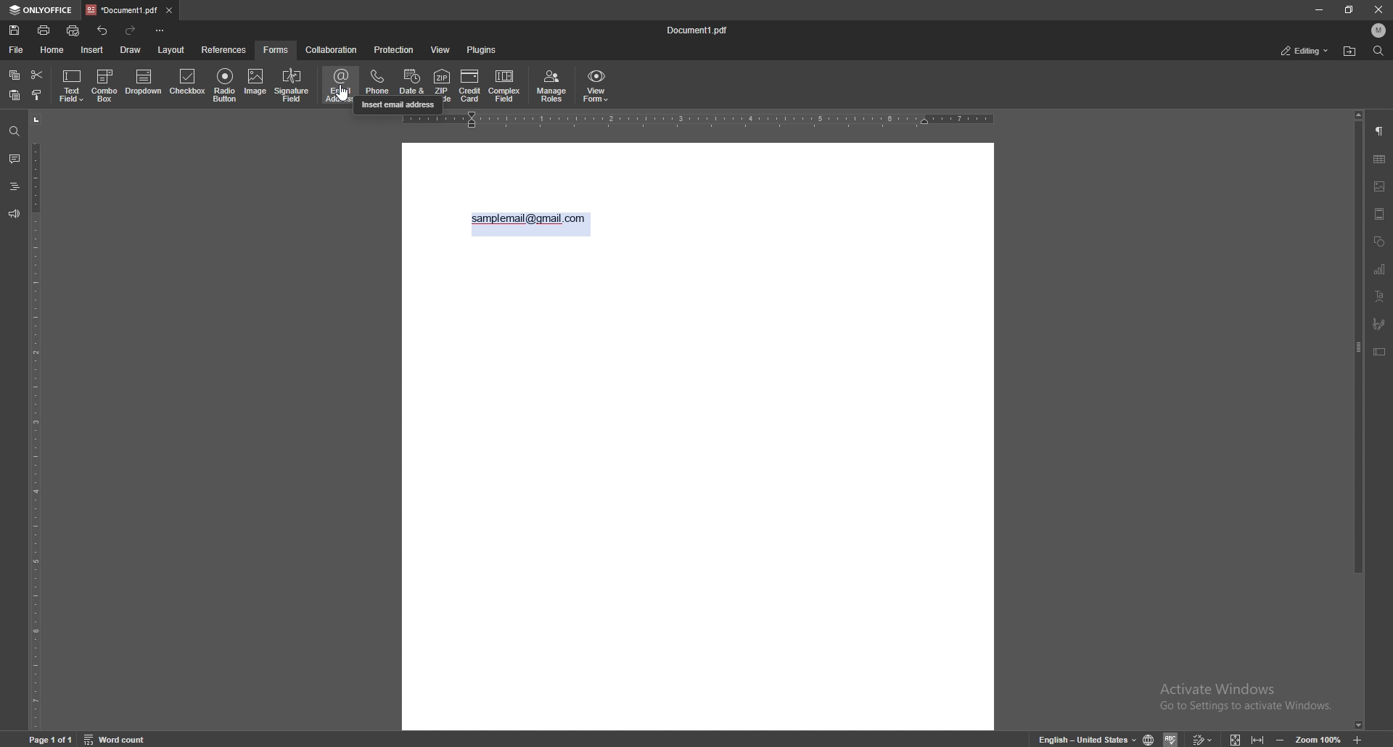 This screenshot has height=747, width=1393. I want to click on change text language, so click(1084, 738).